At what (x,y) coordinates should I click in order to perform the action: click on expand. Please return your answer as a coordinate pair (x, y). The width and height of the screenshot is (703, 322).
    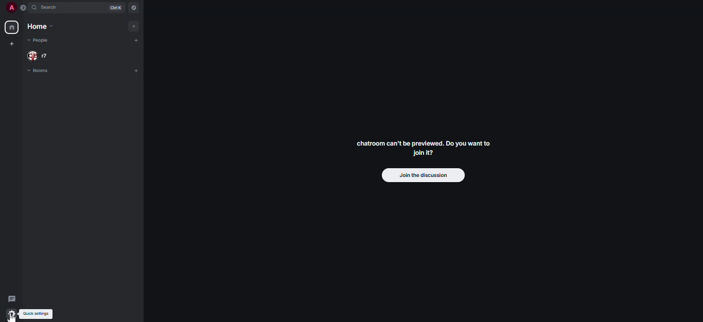
    Looking at the image, I should click on (24, 7).